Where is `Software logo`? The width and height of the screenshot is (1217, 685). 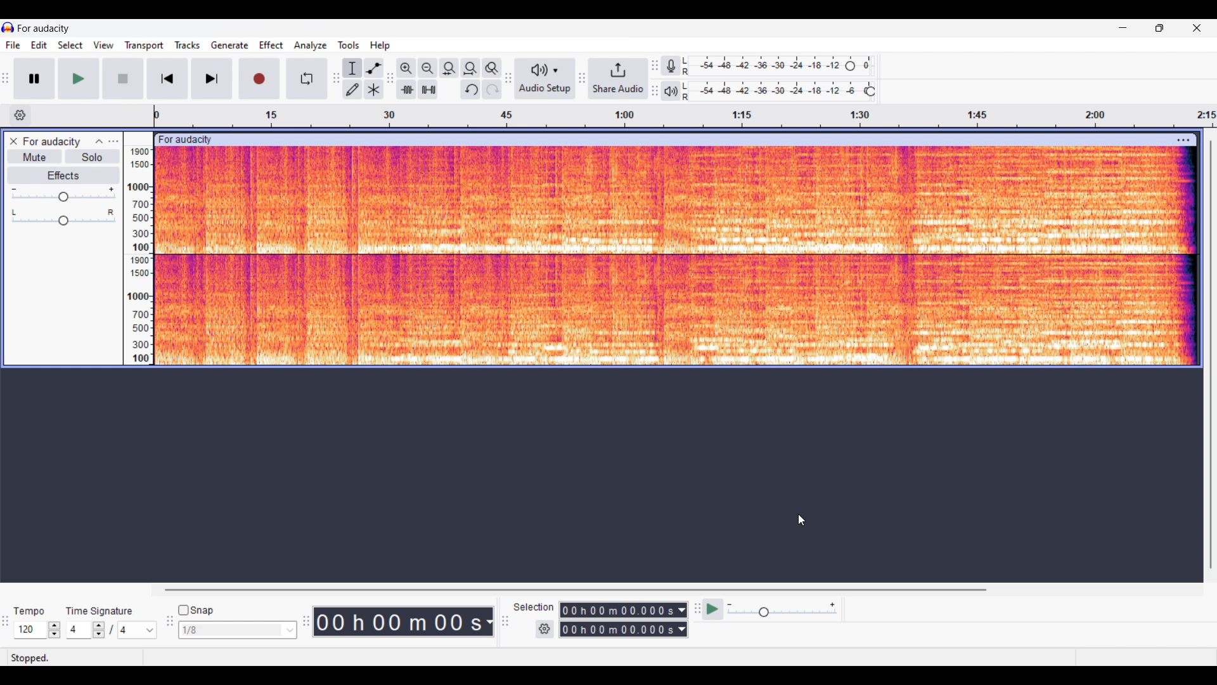
Software logo is located at coordinates (8, 27).